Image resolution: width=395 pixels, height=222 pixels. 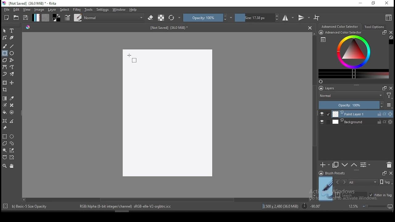 What do you see at coordinates (391, 38) in the screenshot?
I see `Clear` at bounding box center [391, 38].